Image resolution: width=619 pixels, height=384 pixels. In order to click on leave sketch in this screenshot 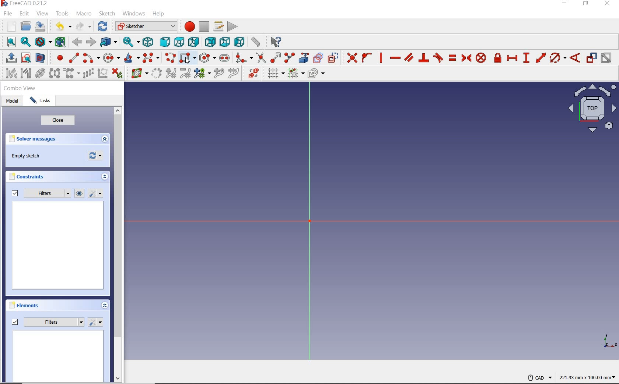, I will do `click(10, 58)`.